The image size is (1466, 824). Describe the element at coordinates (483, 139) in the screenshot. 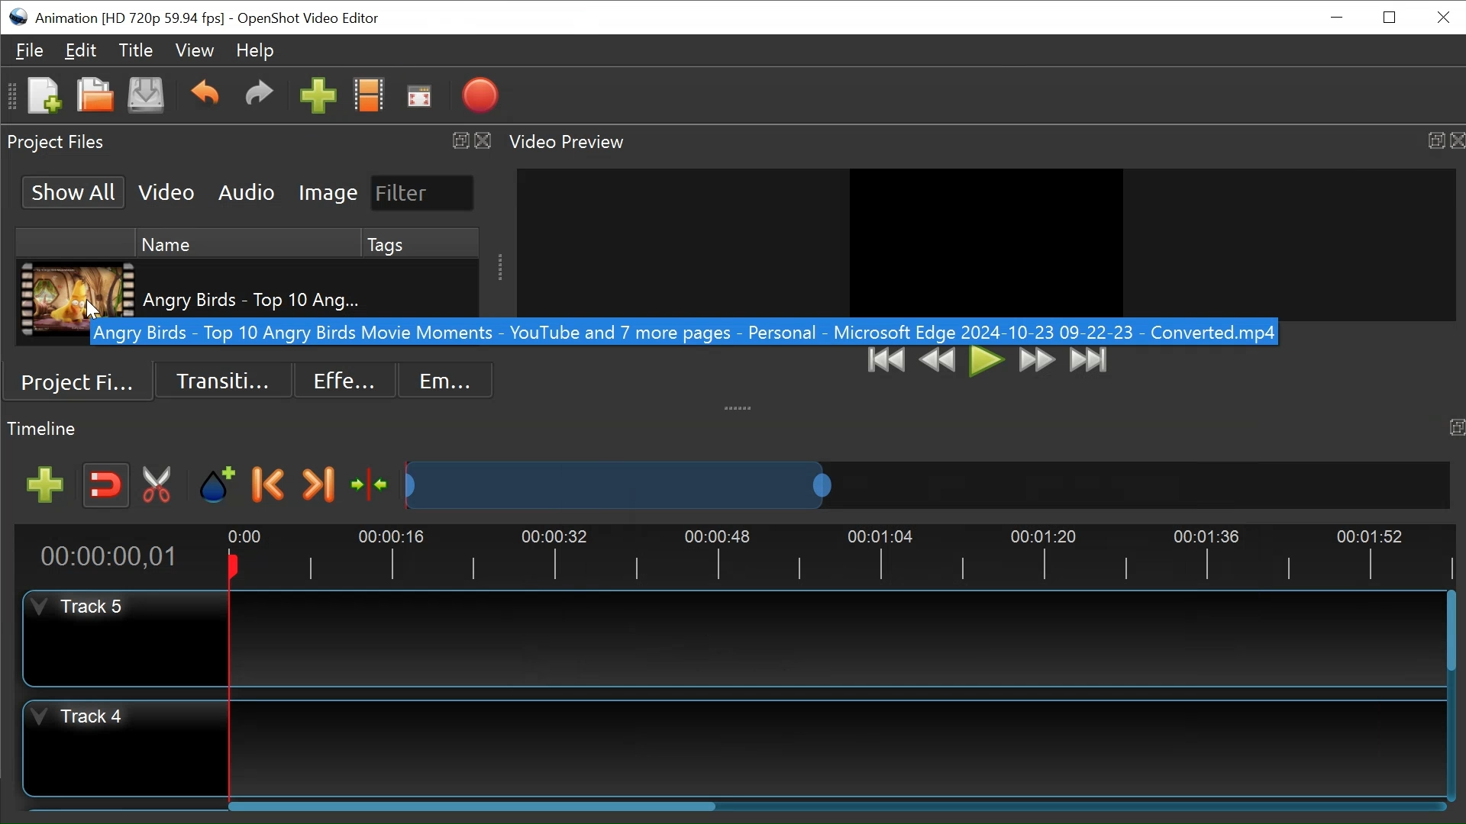

I see `Close` at that location.